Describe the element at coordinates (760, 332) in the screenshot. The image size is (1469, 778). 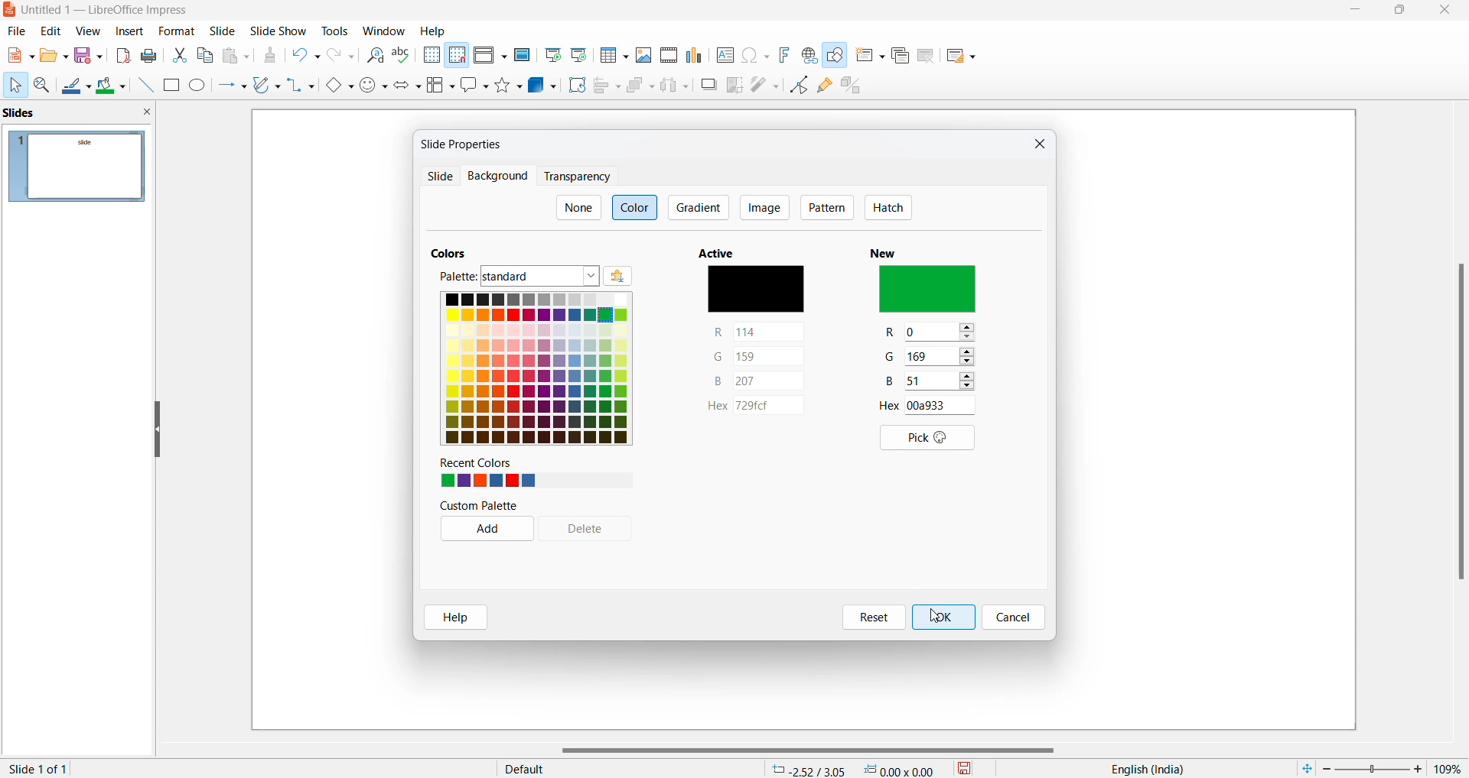
I see `red` at that location.